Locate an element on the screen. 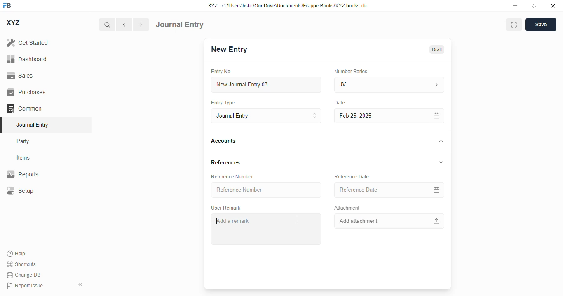 The width and height of the screenshot is (563, 296). entry no is located at coordinates (221, 72).